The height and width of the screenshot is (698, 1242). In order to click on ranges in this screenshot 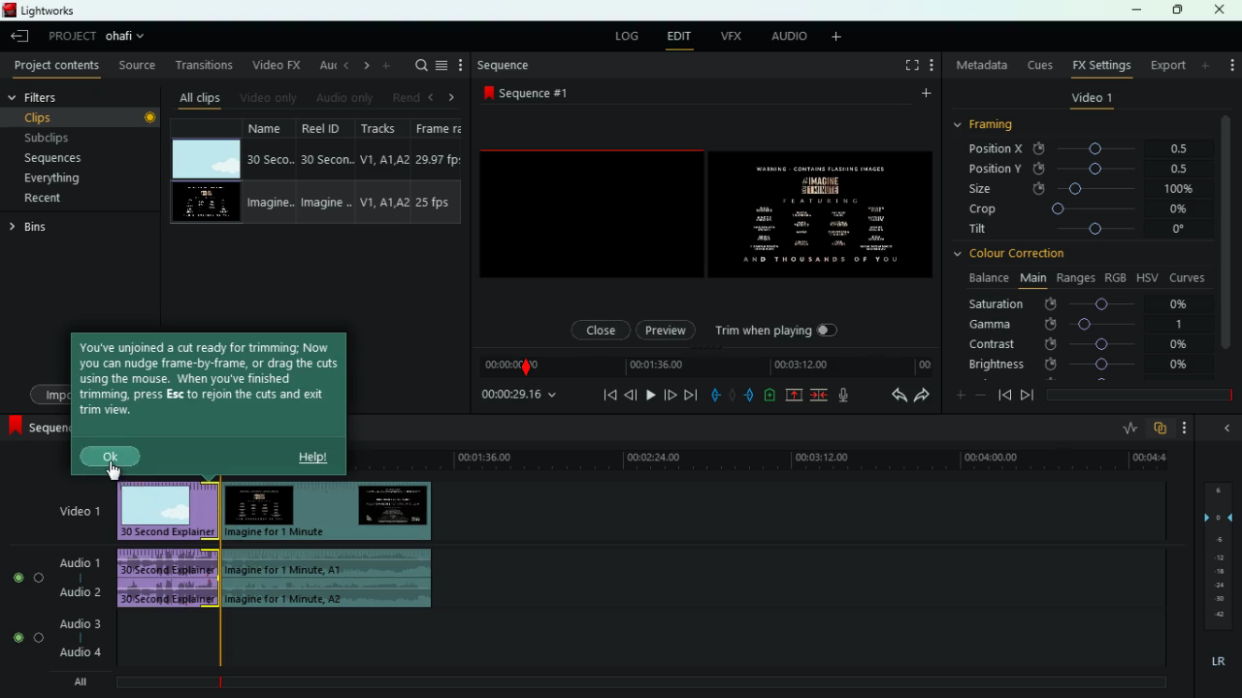, I will do `click(1075, 277)`.